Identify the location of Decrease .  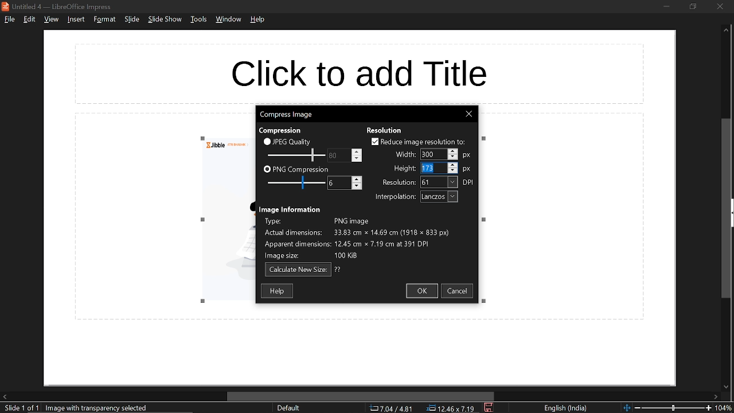
(357, 187).